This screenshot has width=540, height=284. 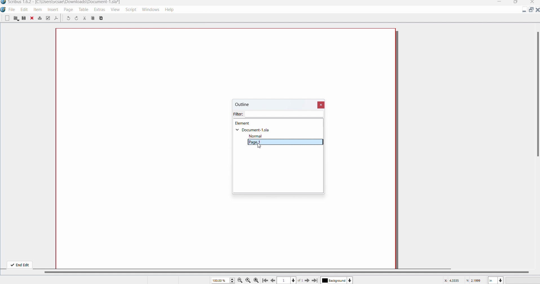 What do you see at coordinates (284, 280) in the screenshot?
I see `1` at bounding box center [284, 280].